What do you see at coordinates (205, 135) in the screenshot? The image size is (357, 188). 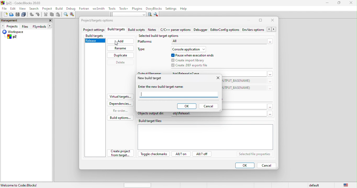 I see `build target file` at bounding box center [205, 135].